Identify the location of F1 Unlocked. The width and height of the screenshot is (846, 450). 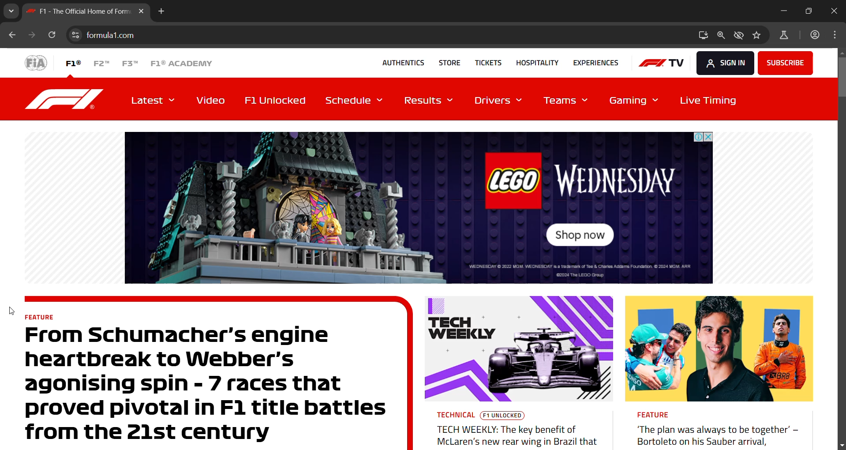
(280, 99).